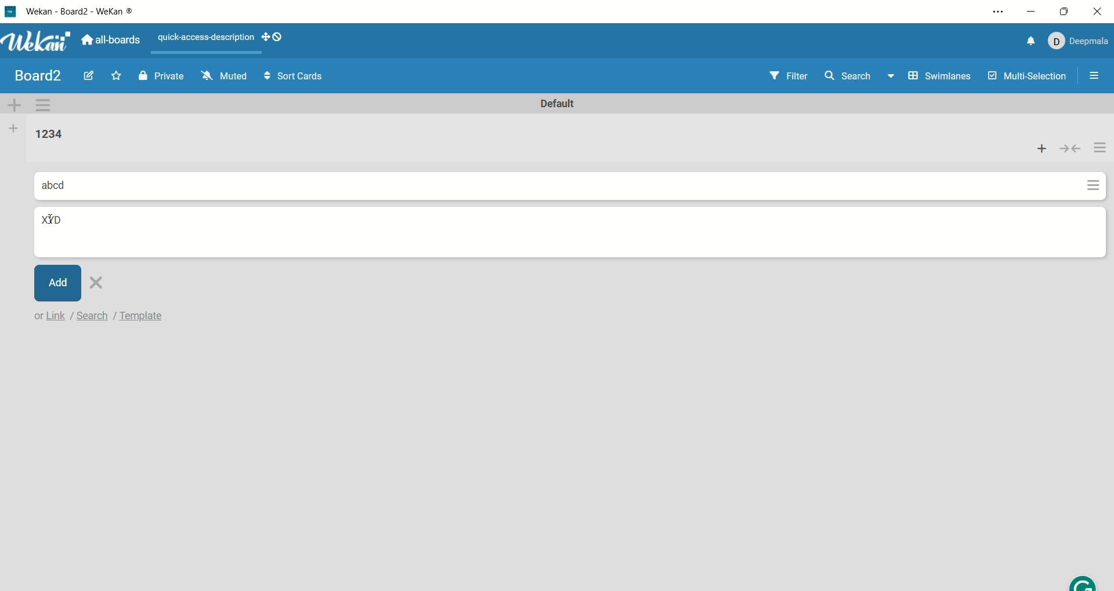 This screenshot has height=591, width=1114. I want to click on list title, so click(42, 133).